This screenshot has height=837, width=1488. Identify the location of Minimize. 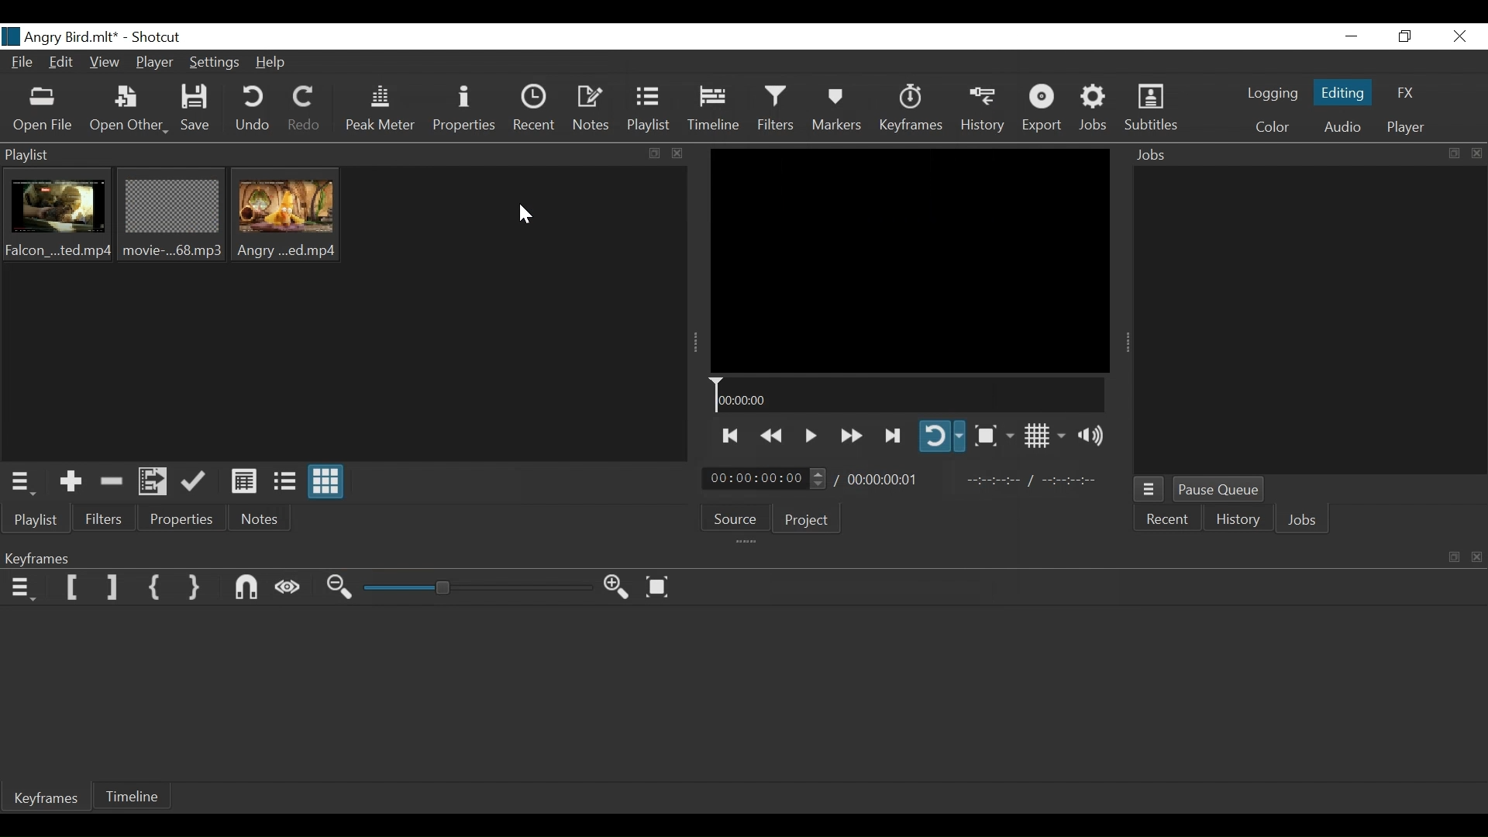
(1350, 37).